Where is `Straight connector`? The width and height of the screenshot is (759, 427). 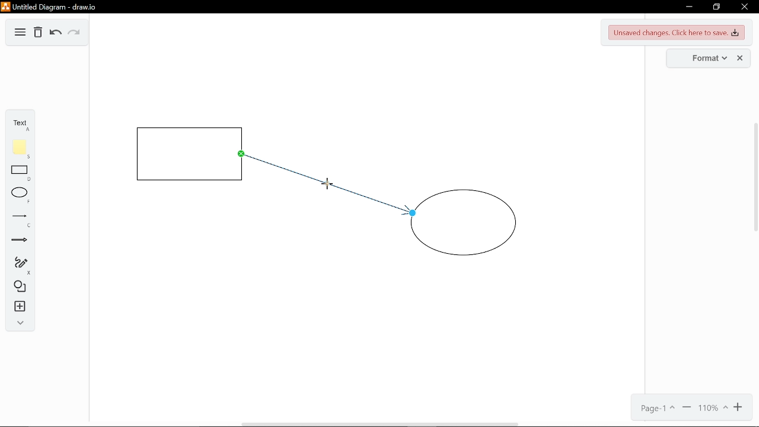
Straight connector is located at coordinates (327, 194).